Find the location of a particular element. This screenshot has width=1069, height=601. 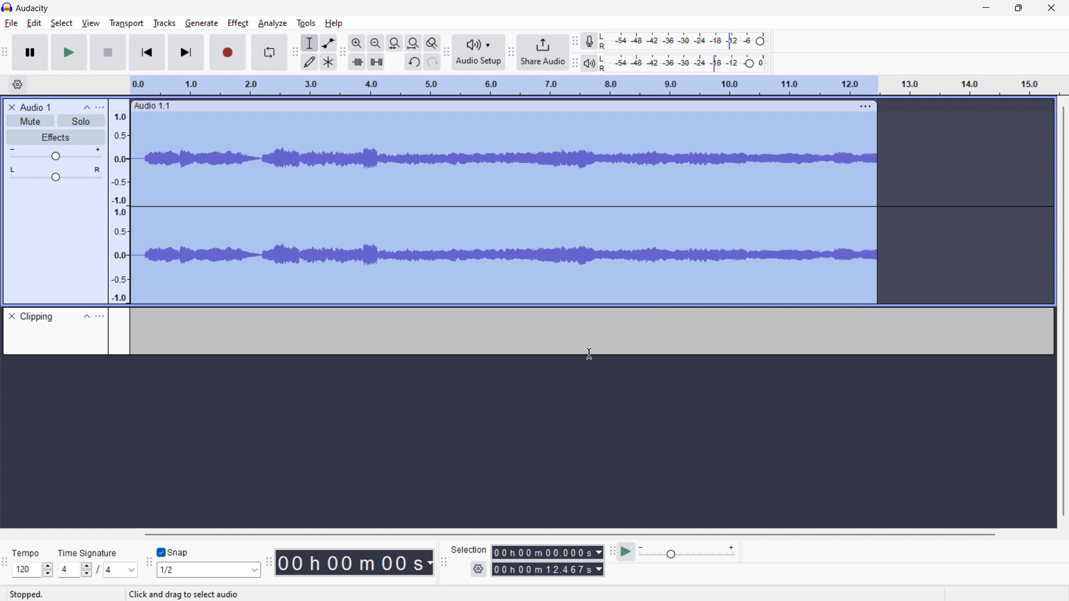

envelop  tool is located at coordinates (328, 43).